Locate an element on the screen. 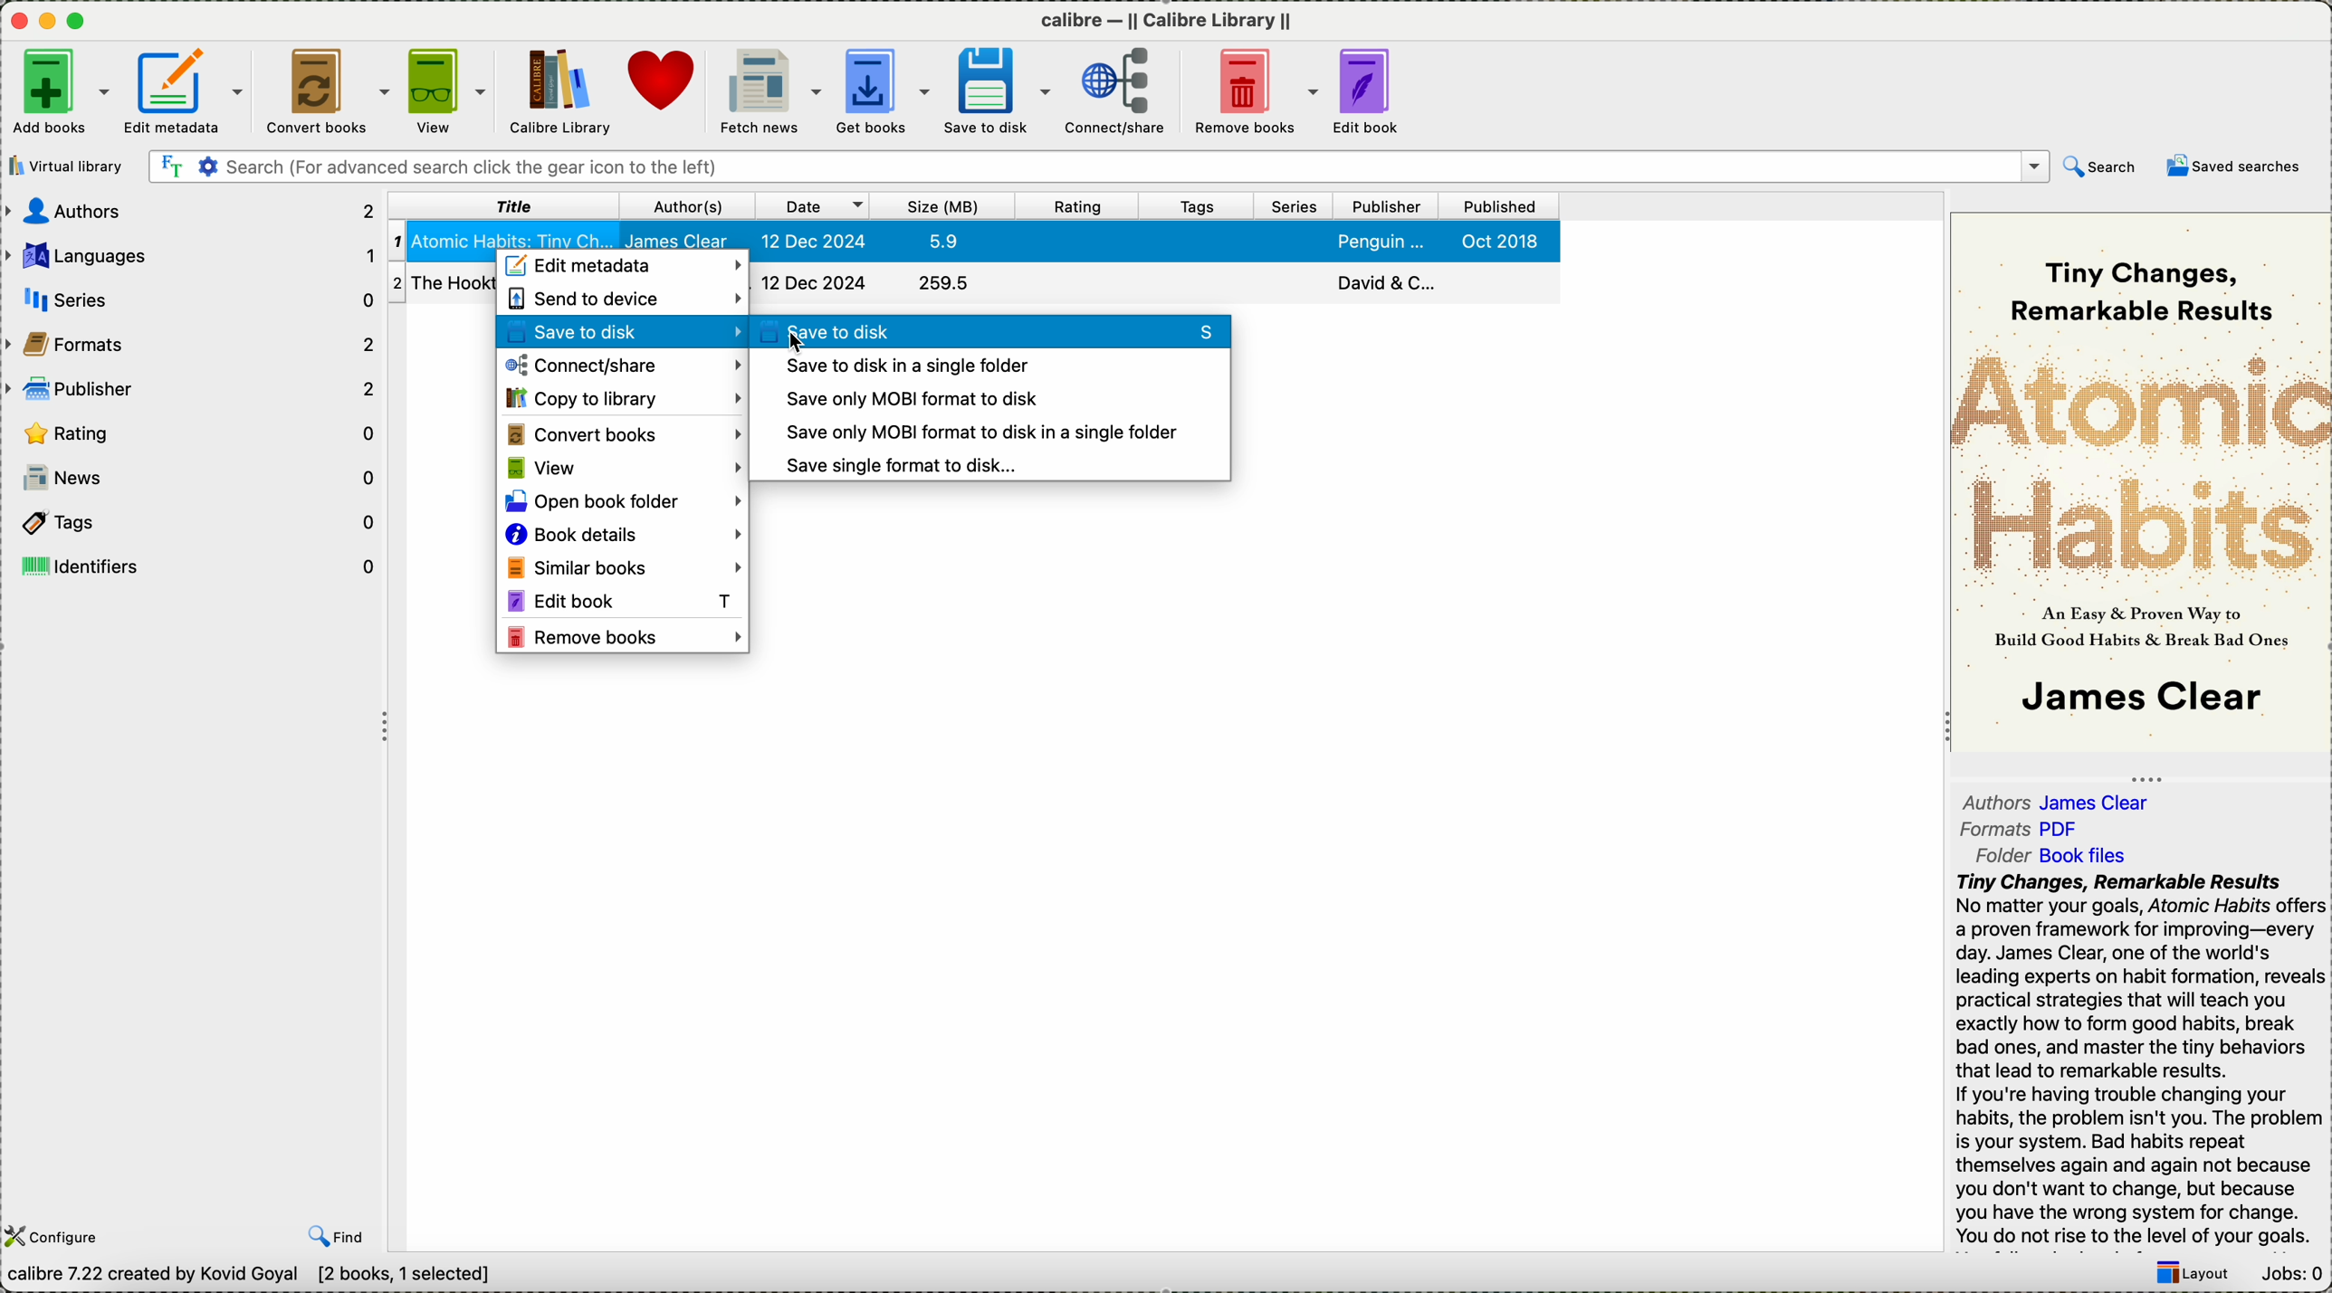 Image resolution: width=2332 pixels, height=1293 pixels. fetch news is located at coordinates (769, 92).